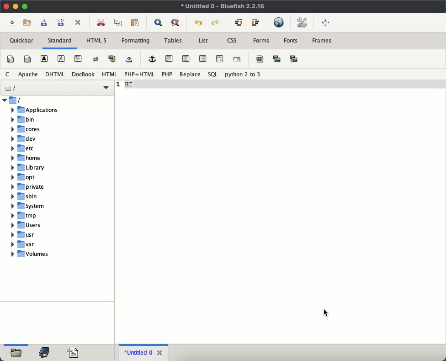 This screenshot has width=446, height=361. Describe the element at coordinates (223, 7) in the screenshot. I see `untitled 0 - bluefish` at that location.